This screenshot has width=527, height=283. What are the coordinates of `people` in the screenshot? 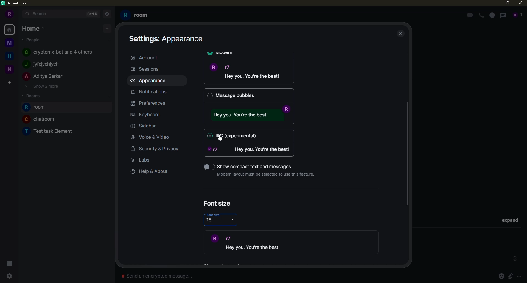 It's located at (517, 15).